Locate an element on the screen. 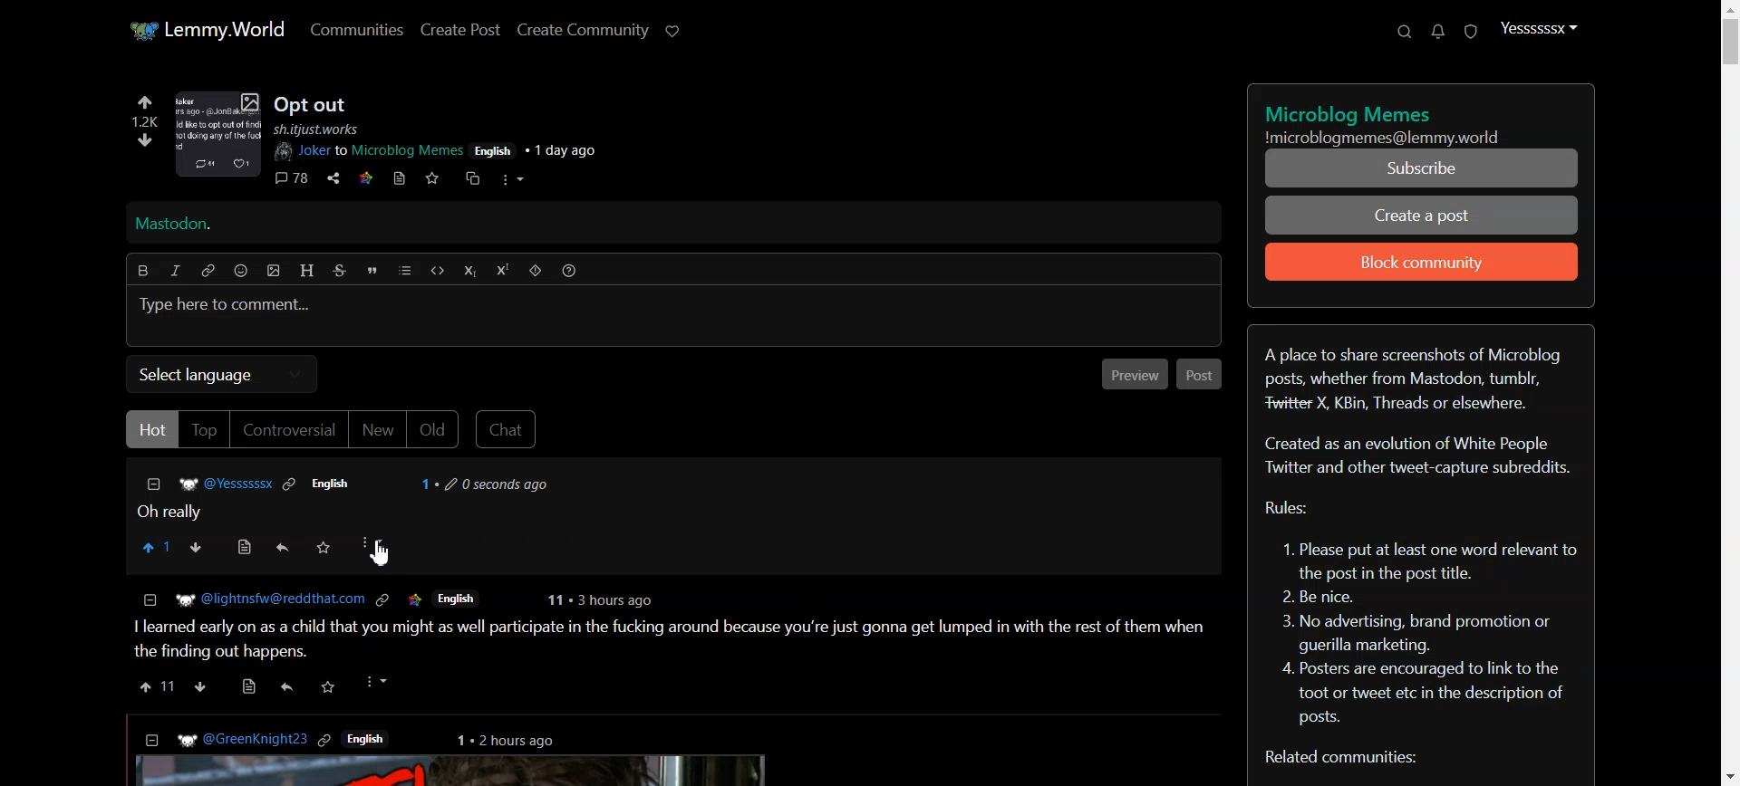  Superscript is located at coordinates (503, 271).